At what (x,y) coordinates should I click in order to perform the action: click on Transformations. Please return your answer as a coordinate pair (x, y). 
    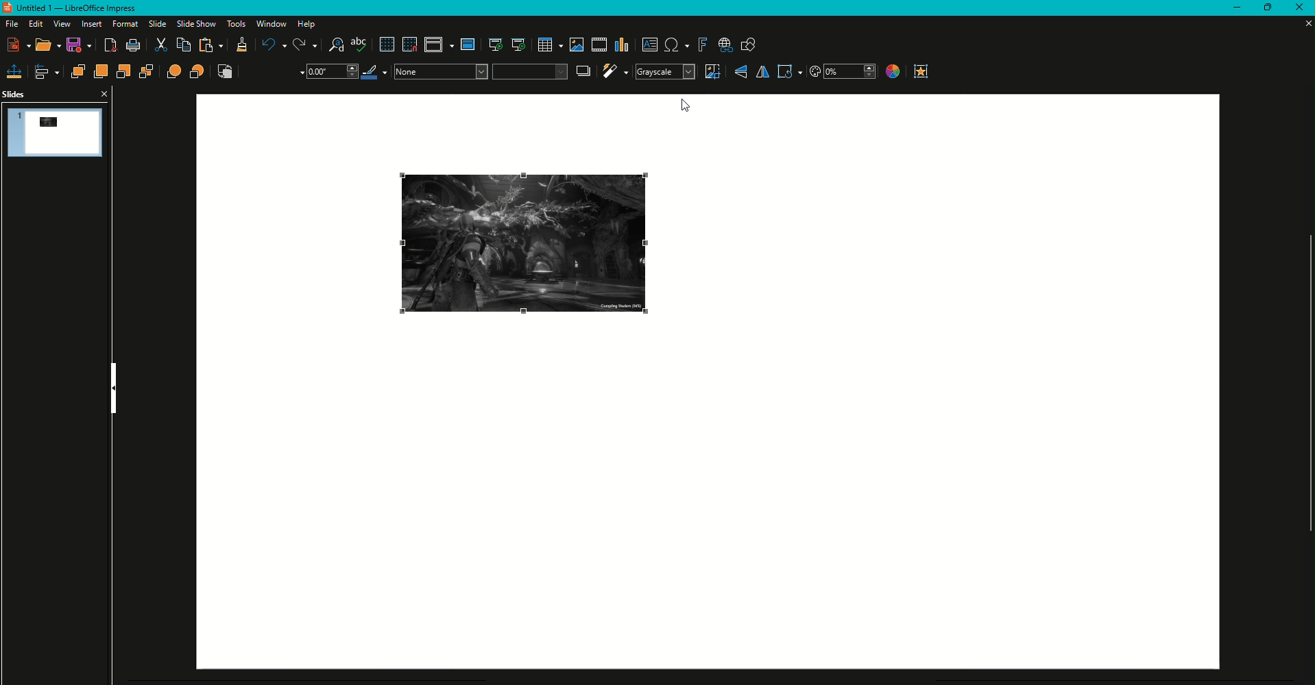
    Looking at the image, I should click on (789, 71).